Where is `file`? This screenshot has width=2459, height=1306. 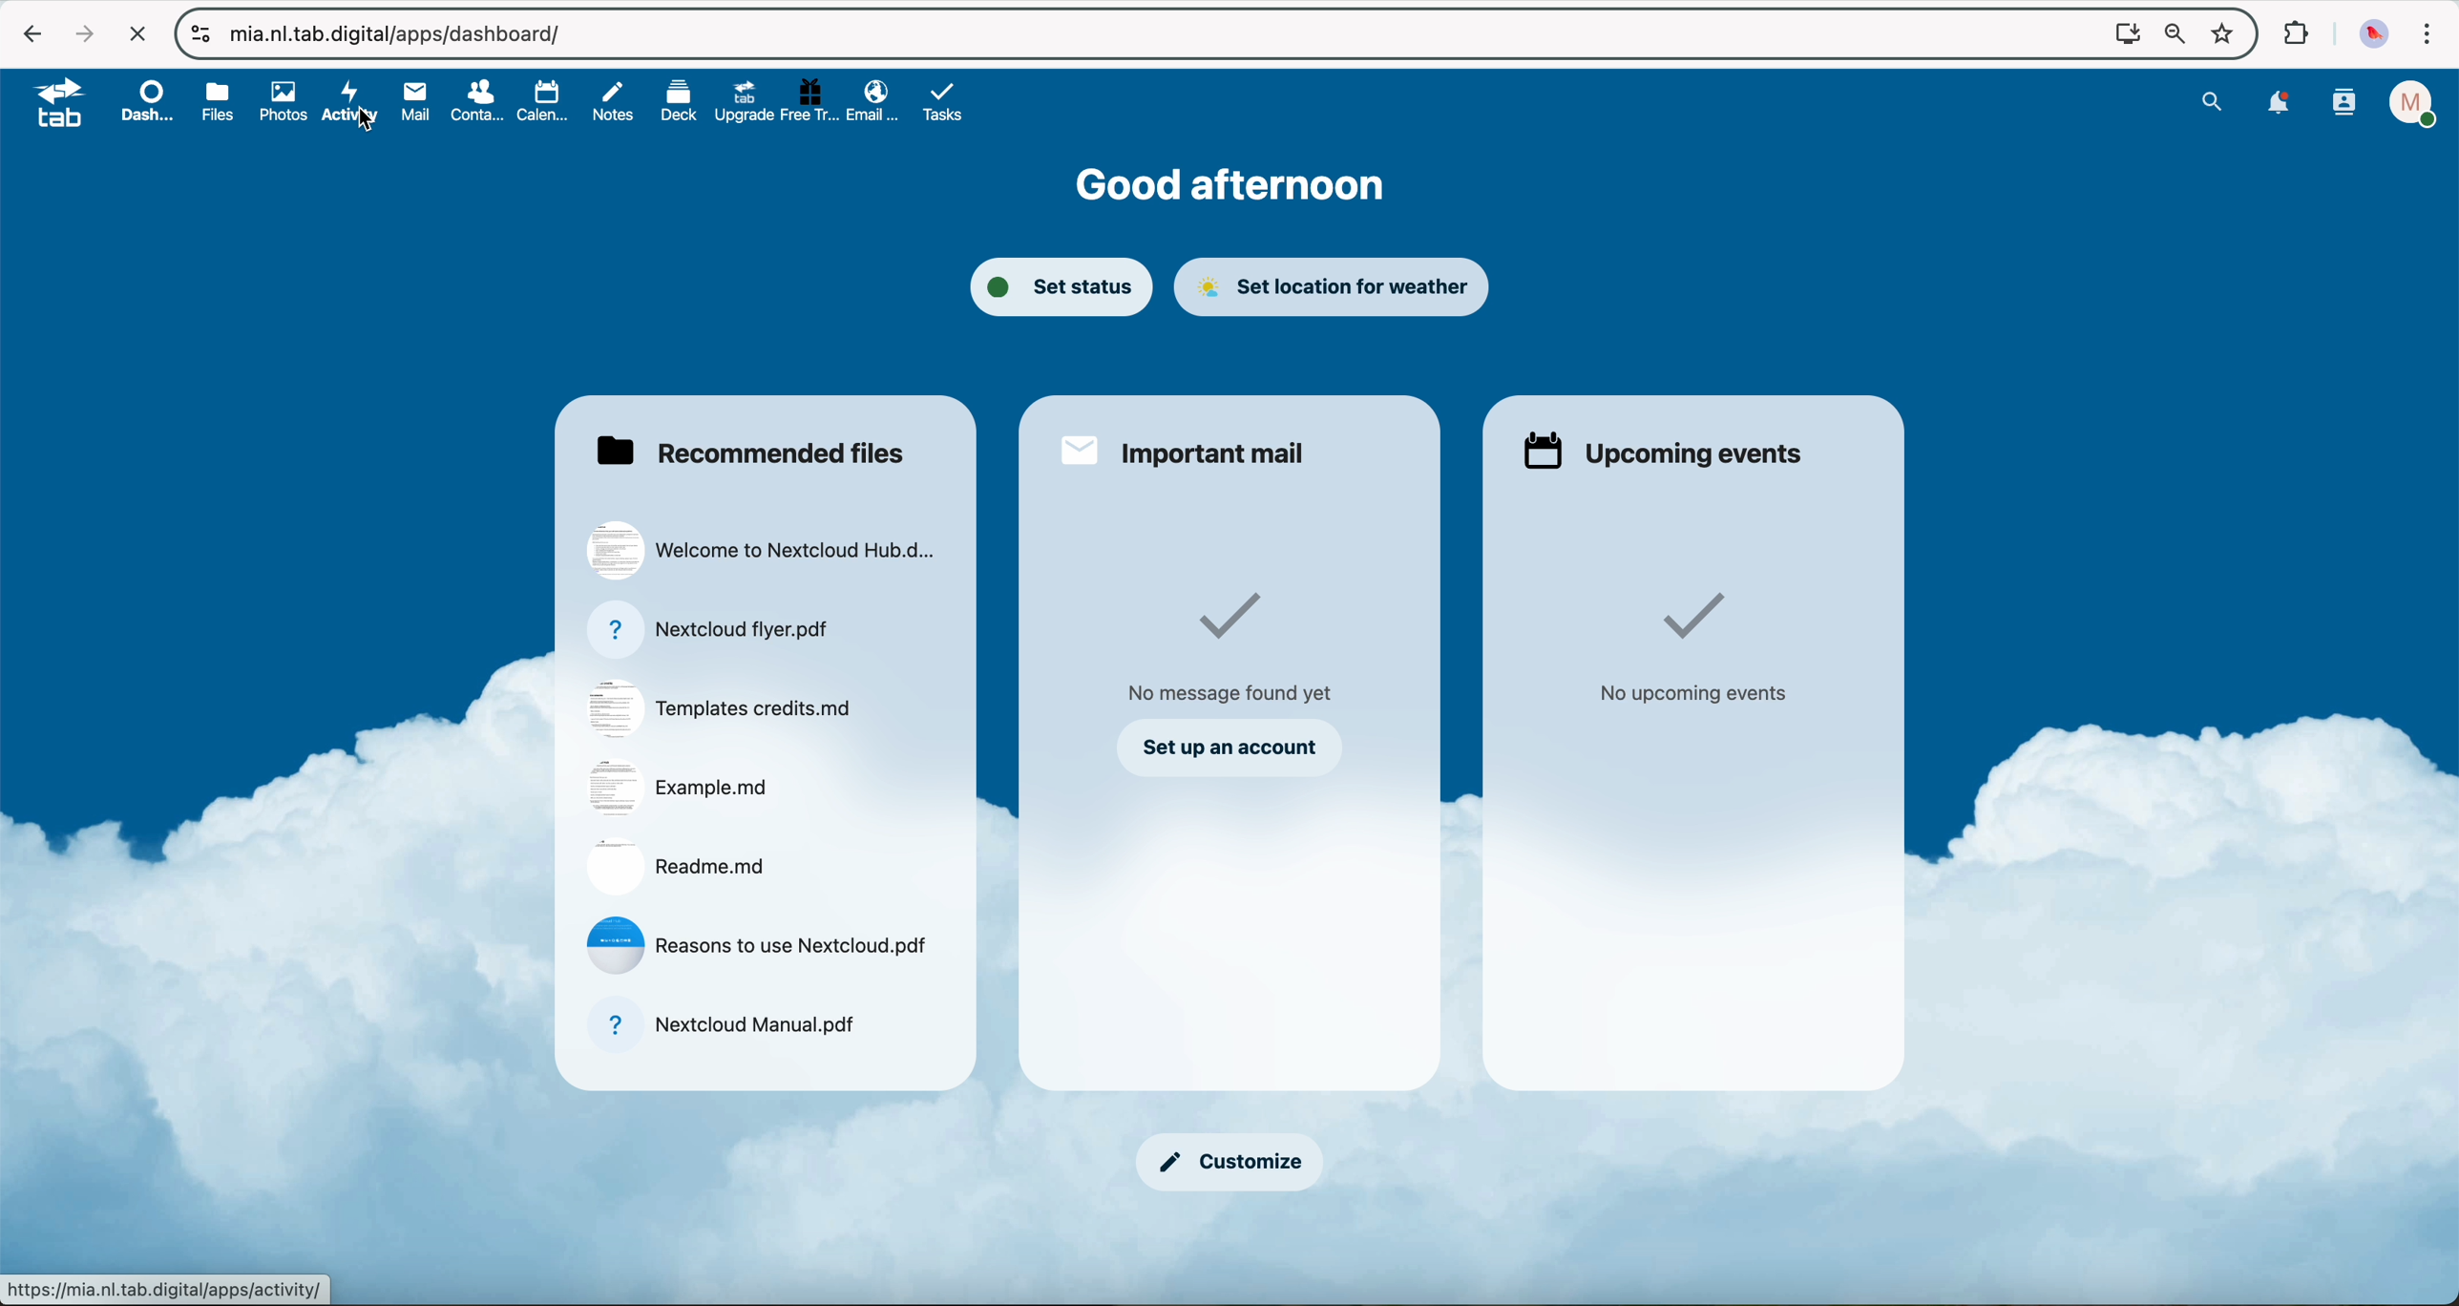
file is located at coordinates (681, 864).